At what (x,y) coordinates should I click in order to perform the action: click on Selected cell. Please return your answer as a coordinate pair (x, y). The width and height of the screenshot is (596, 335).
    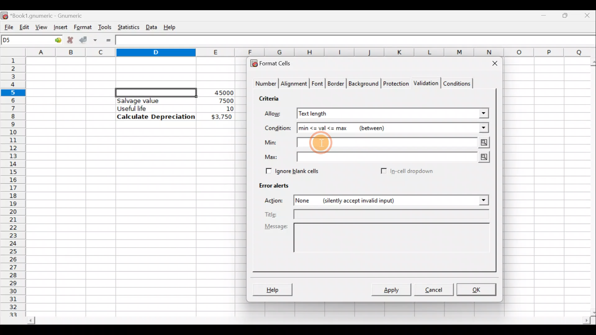
    Looking at the image, I should click on (156, 92).